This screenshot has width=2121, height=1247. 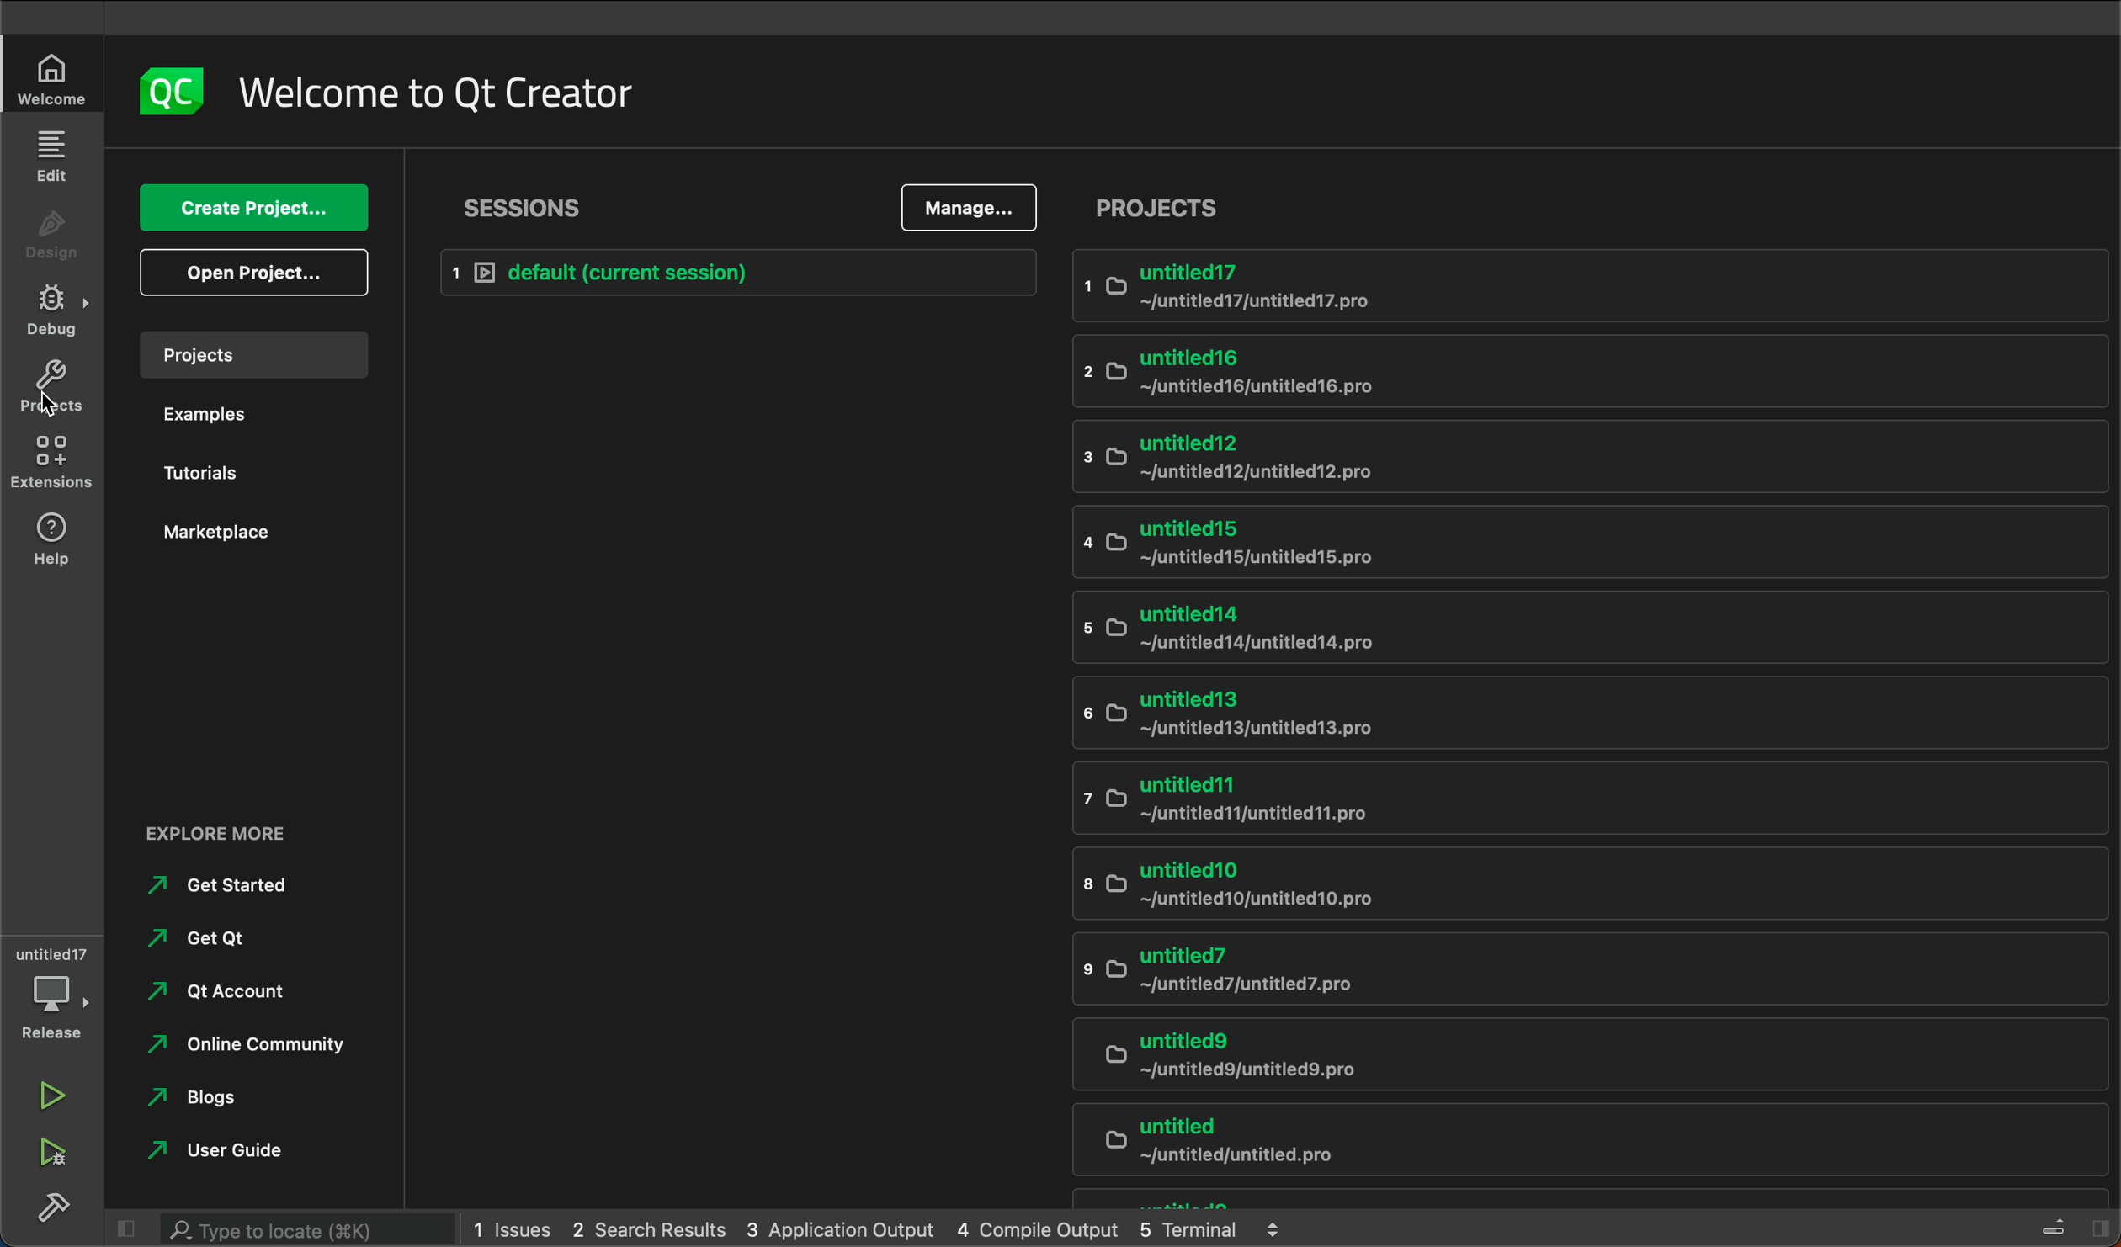 What do you see at coordinates (2068, 1227) in the screenshot?
I see `sidebar toggle` at bounding box center [2068, 1227].